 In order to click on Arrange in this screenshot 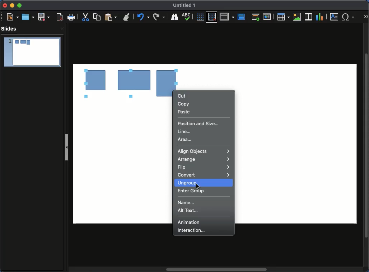, I will do `click(205, 159)`.